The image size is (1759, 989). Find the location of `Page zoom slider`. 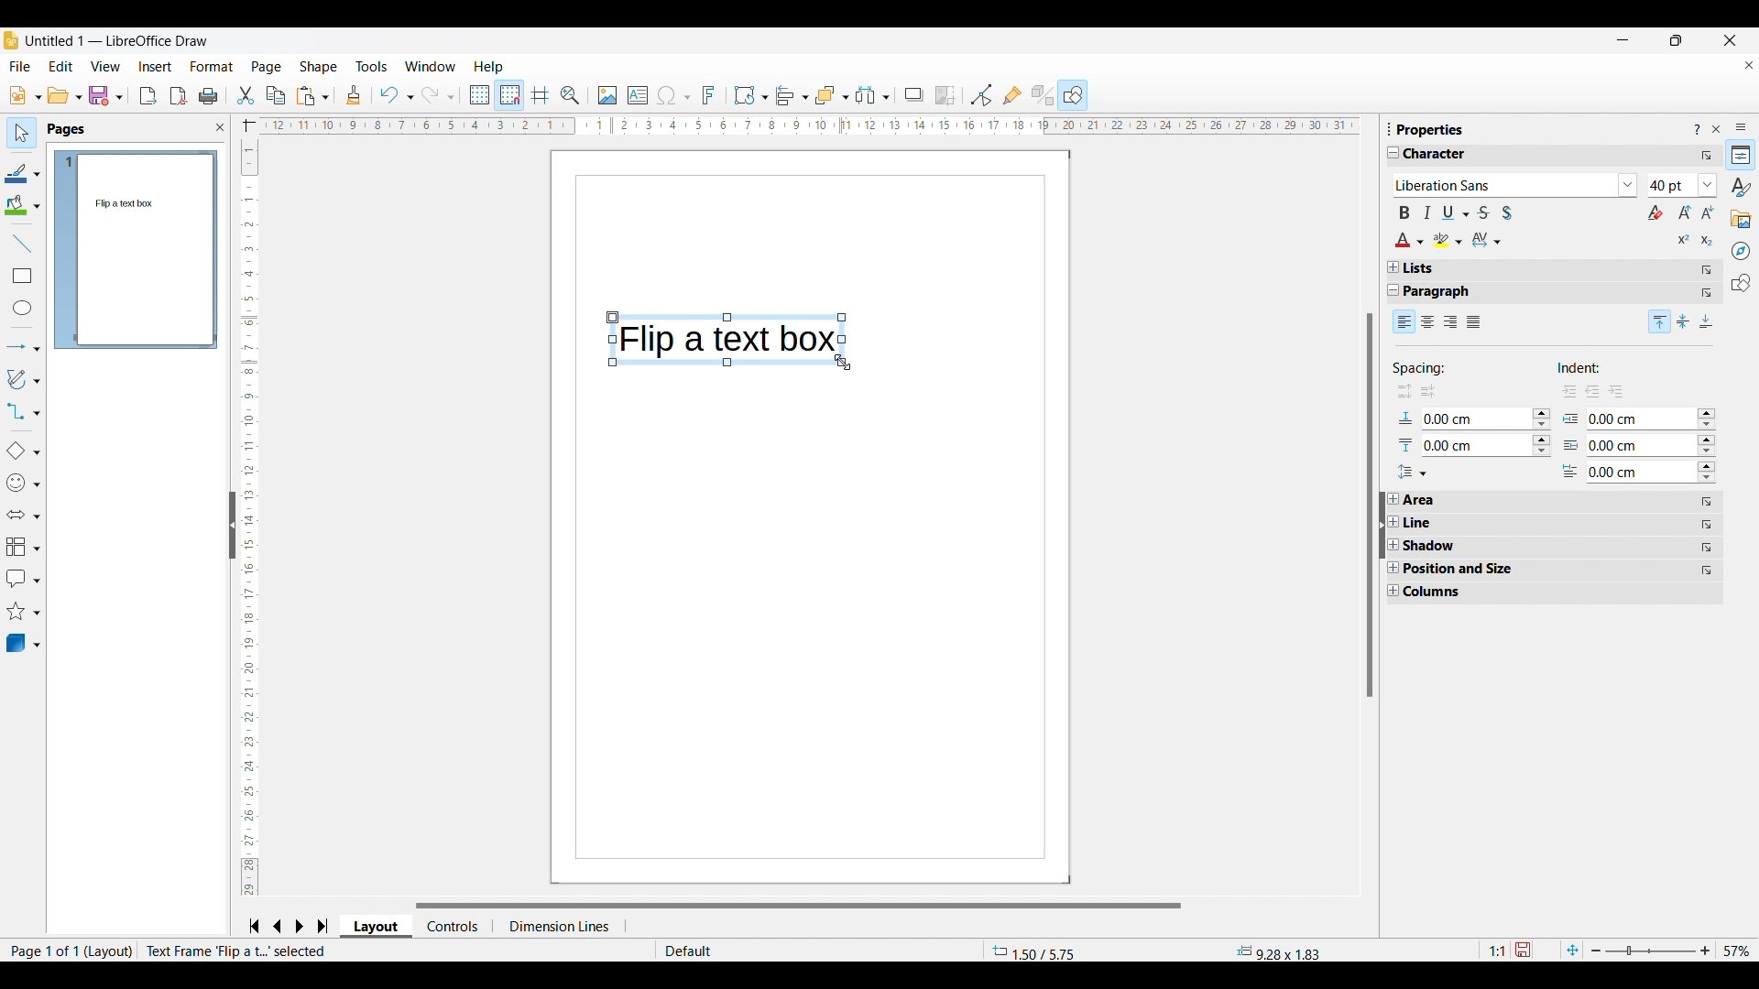

Page zoom slider is located at coordinates (1651, 951).